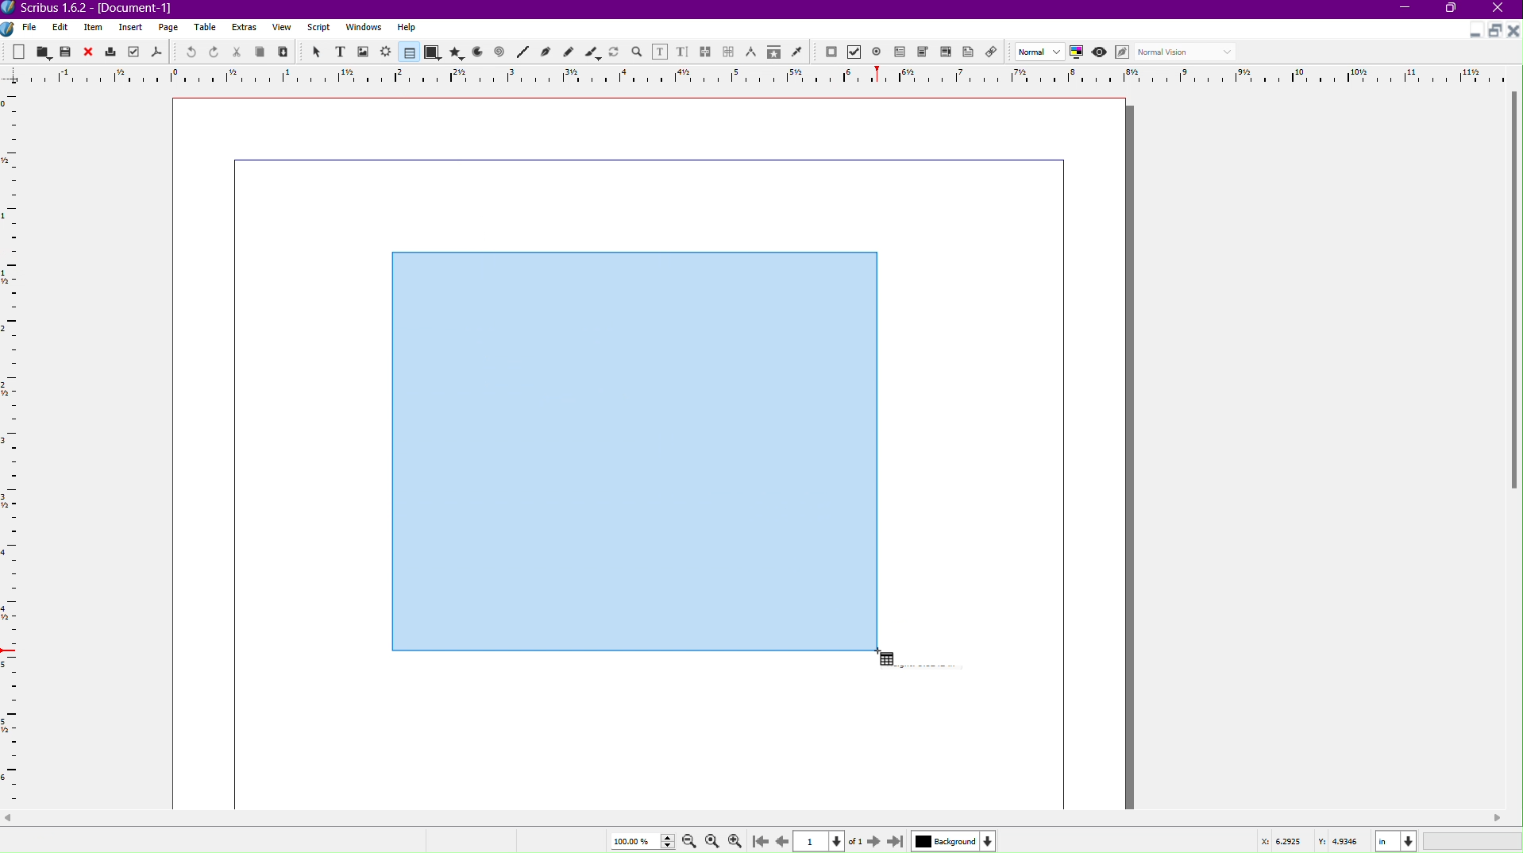 This screenshot has width=1523, height=853. Describe the element at coordinates (1406, 10) in the screenshot. I see `Minimize` at that location.